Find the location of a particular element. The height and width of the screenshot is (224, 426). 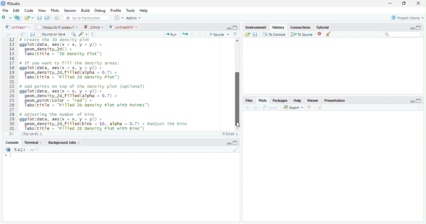

Source on Save is located at coordinates (51, 35).